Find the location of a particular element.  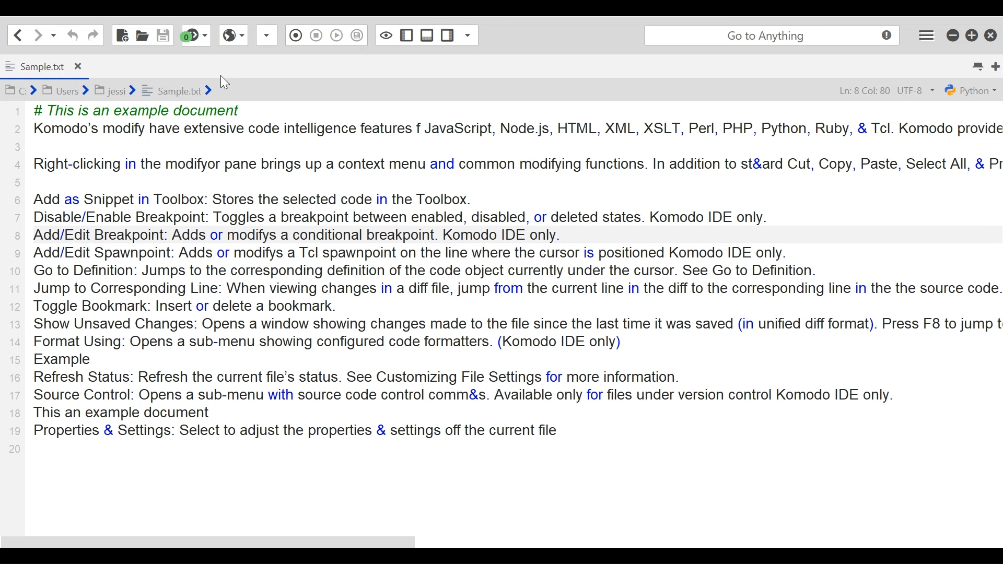

Search is located at coordinates (771, 35).